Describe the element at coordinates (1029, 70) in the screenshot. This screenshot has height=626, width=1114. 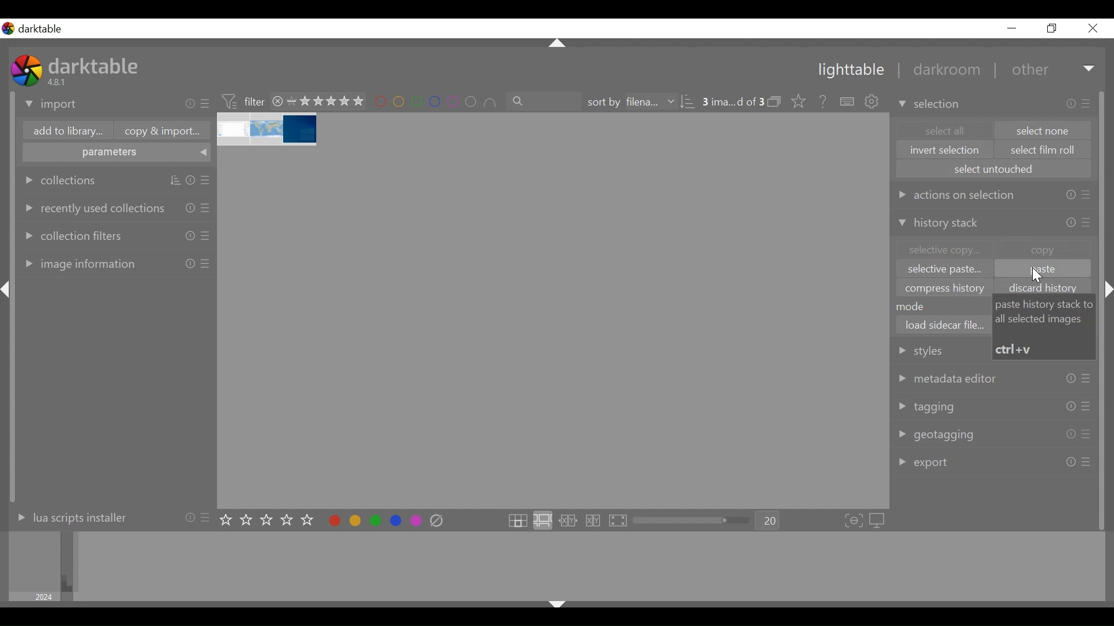
I see `other` at that location.